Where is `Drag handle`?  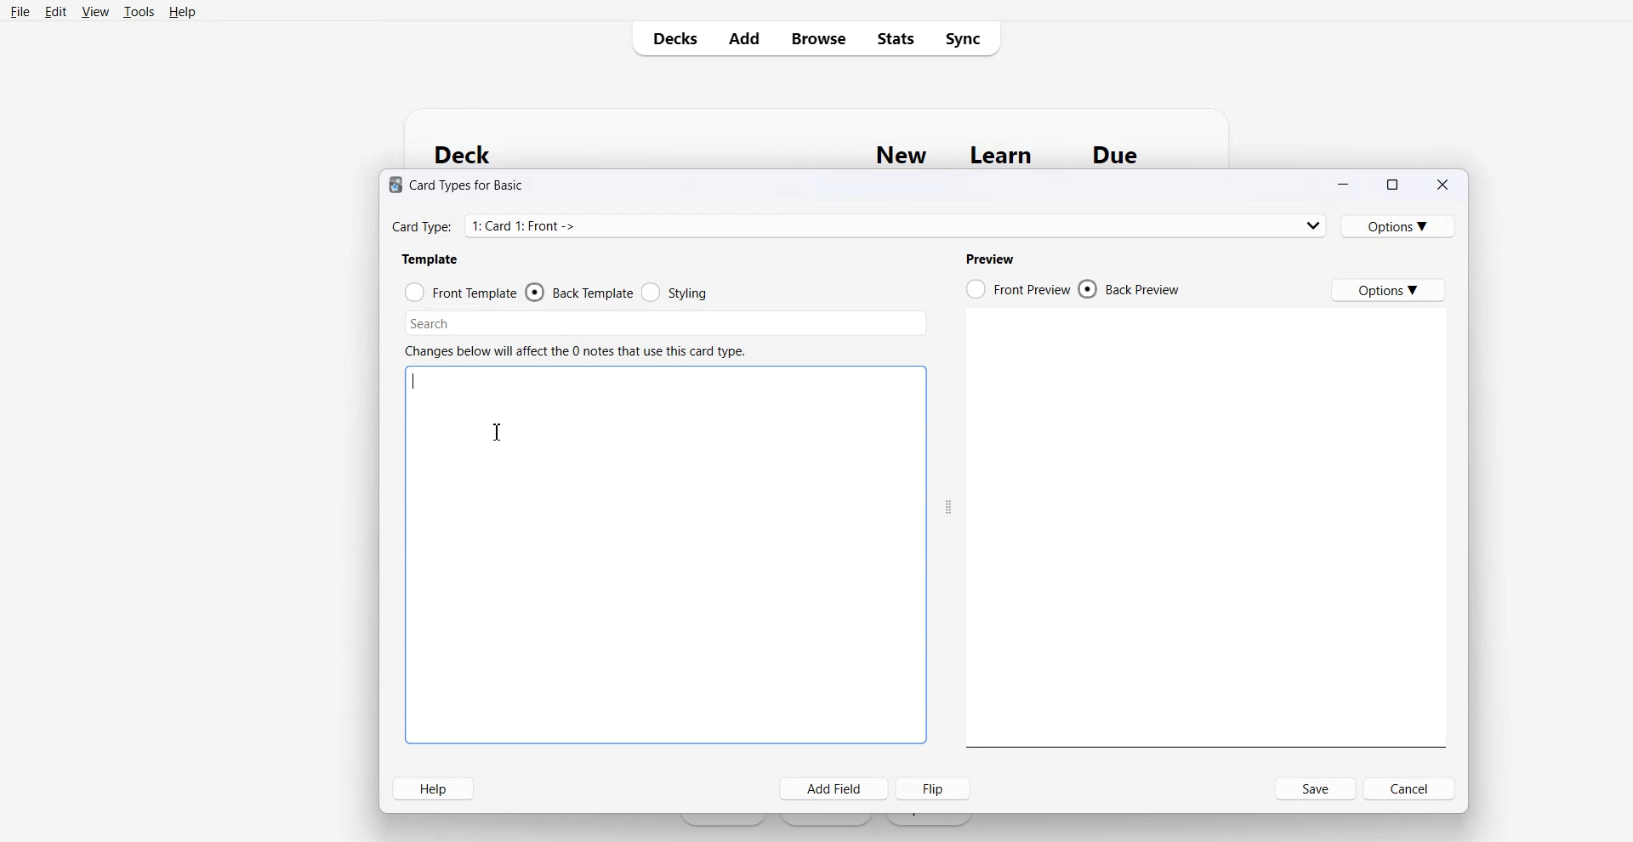 Drag handle is located at coordinates (950, 509).